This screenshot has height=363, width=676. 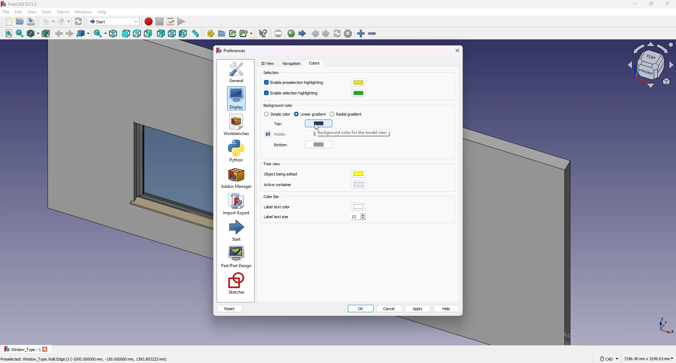 What do you see at coordinates (372, 34) in the screenshot?
I see `zoom out` at bounding box center [372, 34].